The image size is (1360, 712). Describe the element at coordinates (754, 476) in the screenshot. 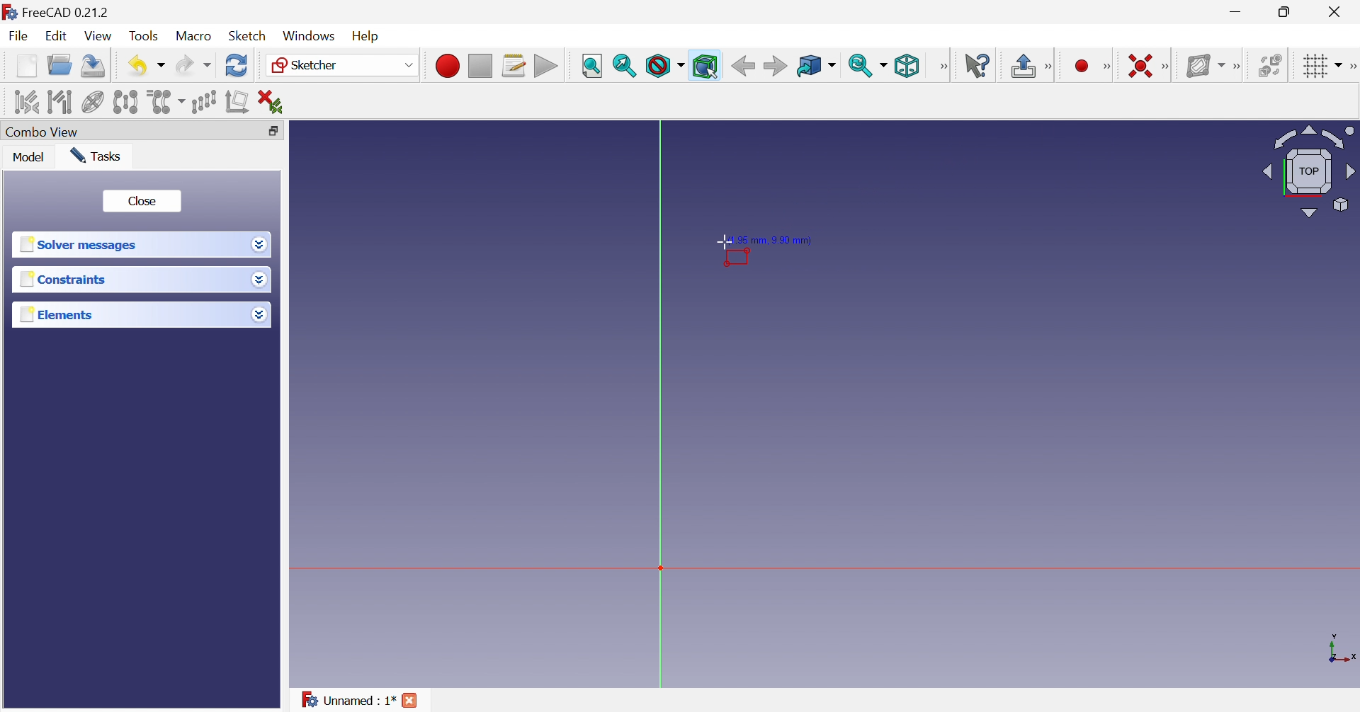

I see `canvas` at that location.